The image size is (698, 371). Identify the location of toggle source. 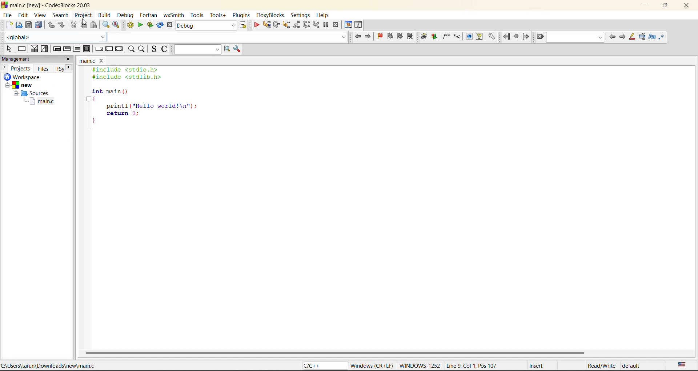
(154, 49).